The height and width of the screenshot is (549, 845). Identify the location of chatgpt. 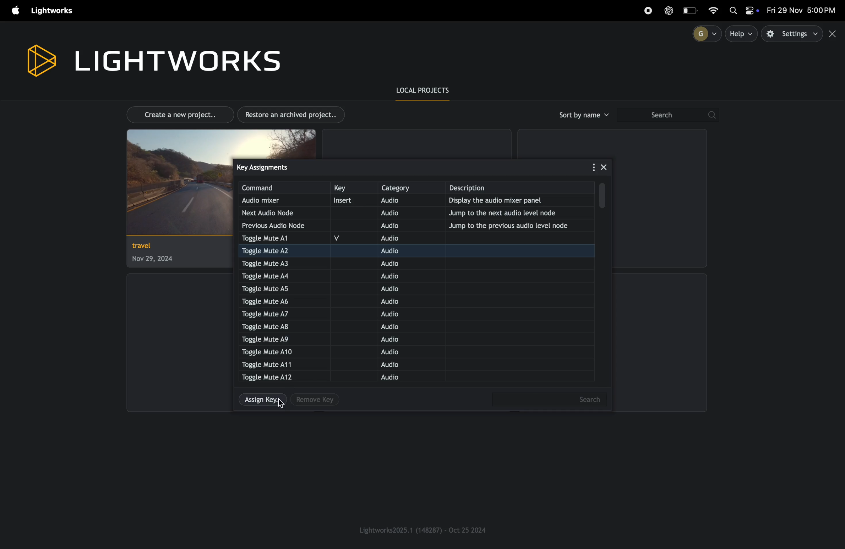
(669, 10).